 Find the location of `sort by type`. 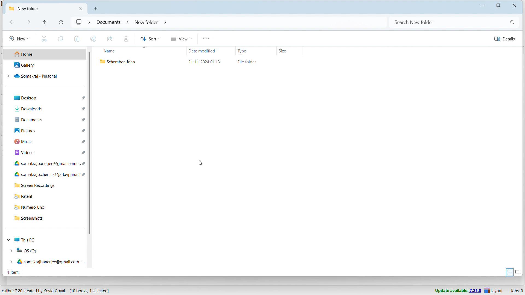

sort by type is located at coordinates (247, 51).